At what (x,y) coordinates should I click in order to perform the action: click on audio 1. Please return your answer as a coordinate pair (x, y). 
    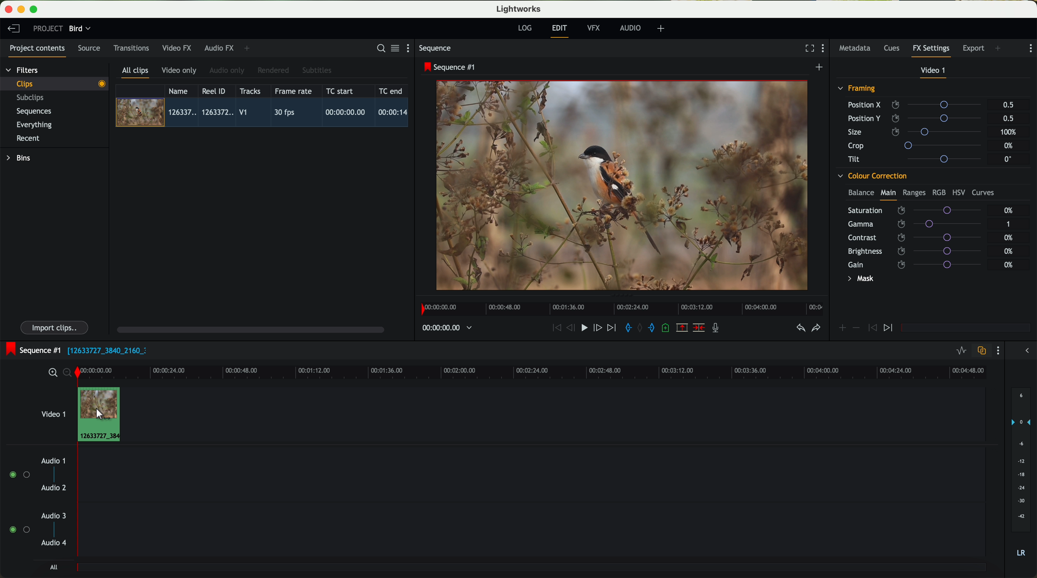
    Looking at the image, I should click on (54, 460).